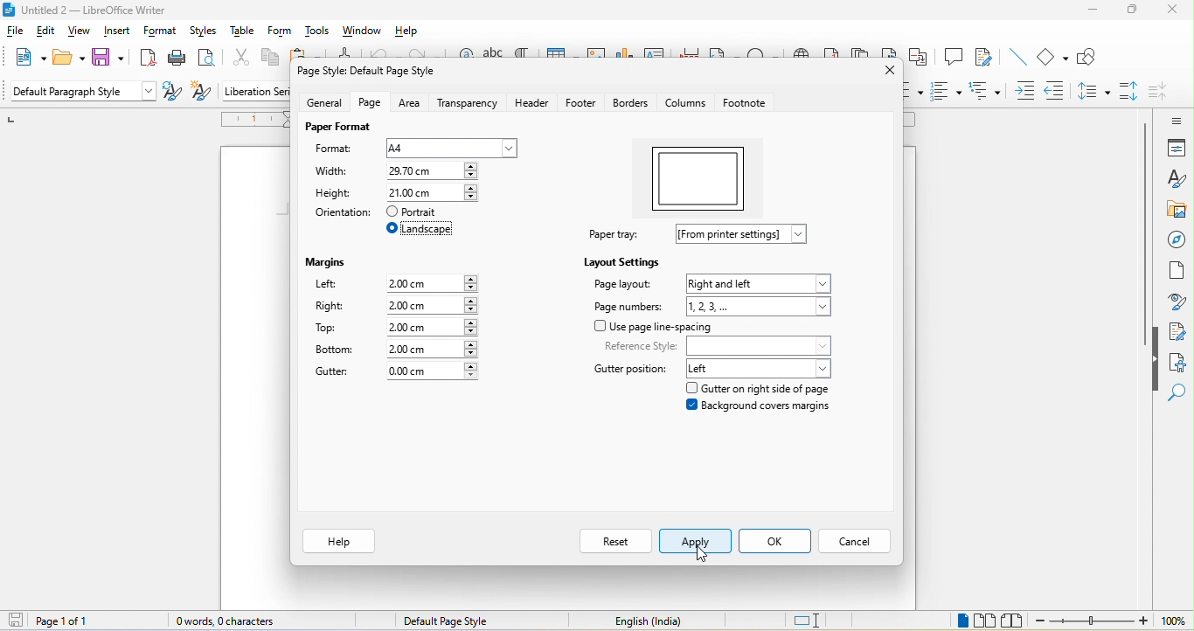  Describe the element at coordinates (408, 103) in the screenshot. I see `area` at that location.